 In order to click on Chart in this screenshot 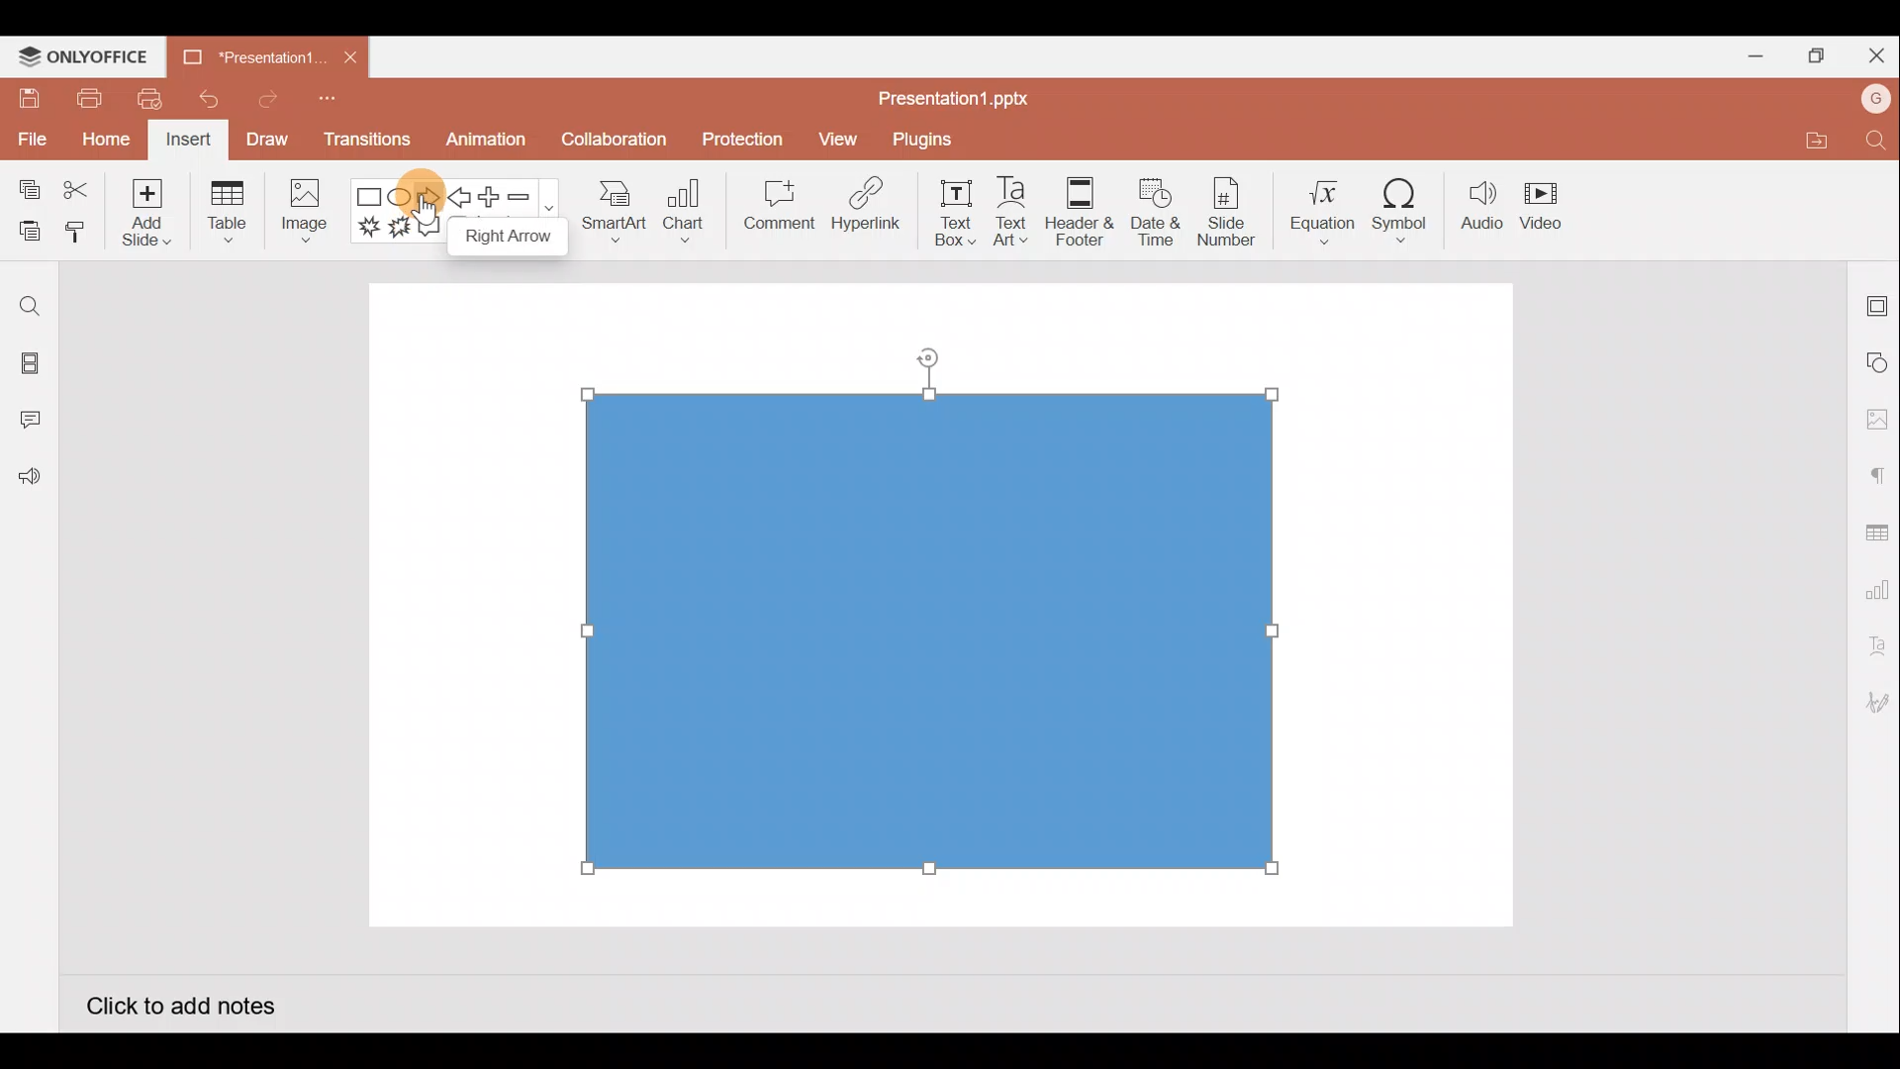, I will do `click(685, 209)`.